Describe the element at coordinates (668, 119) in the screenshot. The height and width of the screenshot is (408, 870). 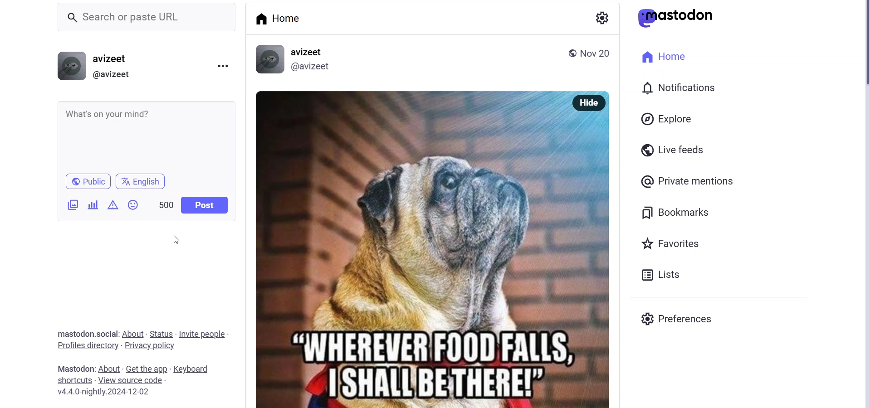
I see `explore` at that location.